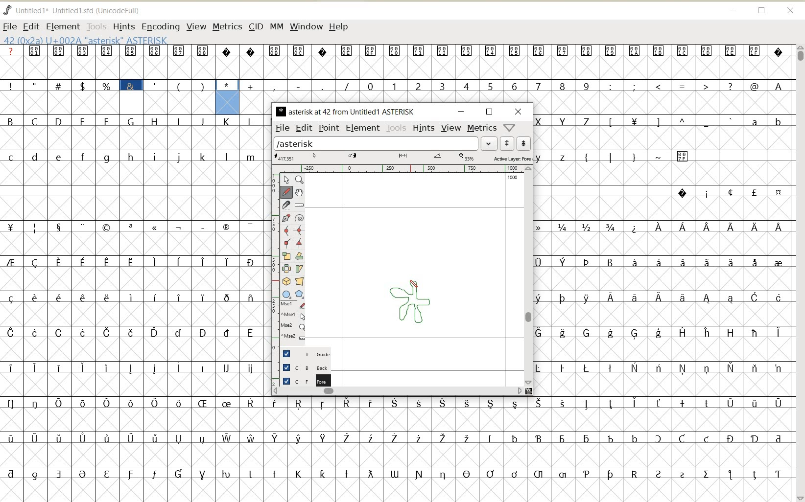 The width and height of the screenshot is (805, 502). Describe the element at coordinates (10, 26) in the screenshot. I see `FILE` at that location.